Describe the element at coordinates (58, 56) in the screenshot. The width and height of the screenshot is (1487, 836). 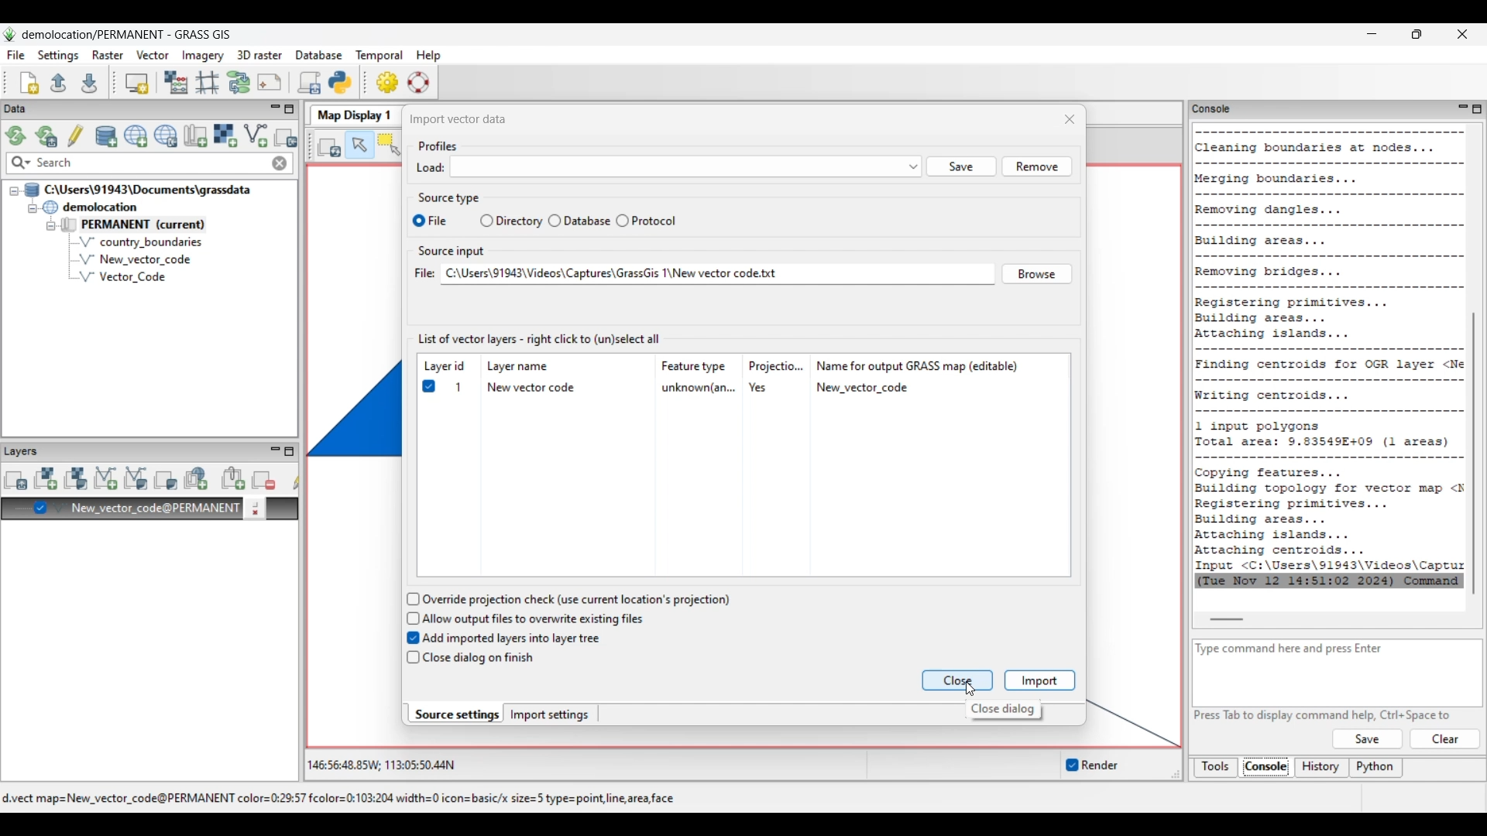
I see `Settings menu` at that location.